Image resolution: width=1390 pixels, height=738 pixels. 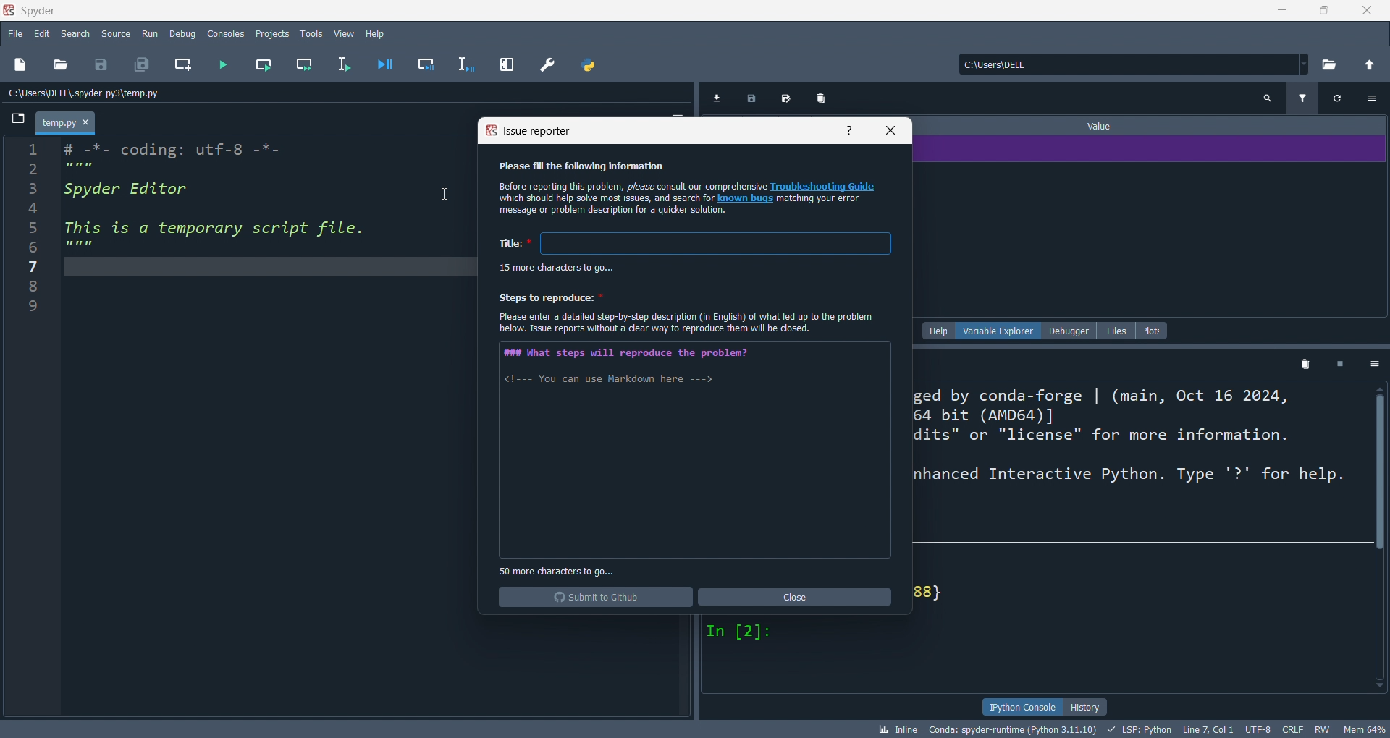 What do you see at coordinates (386, 66) in the screenshot?
I see `debug file` at bounding box center [386, 66].